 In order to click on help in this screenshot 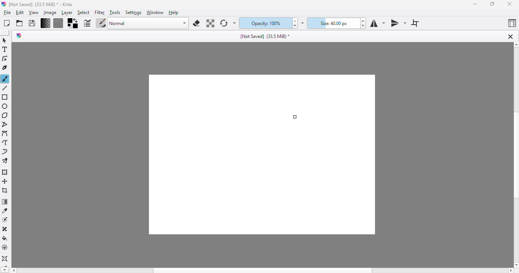, I will do `click(173, 13)`.